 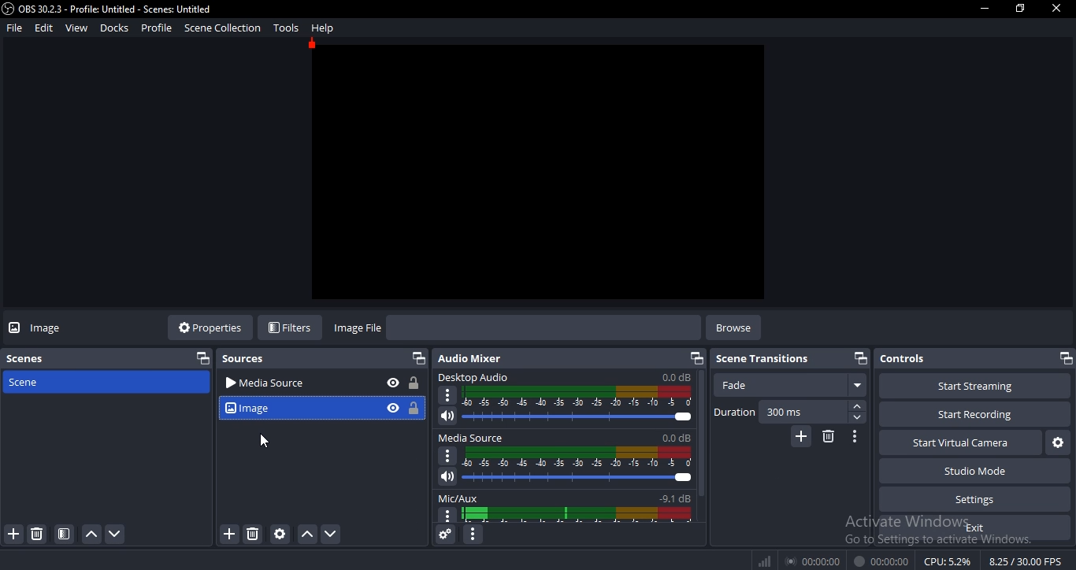 I want to click on desktop audio, so click(x=566, y=377).